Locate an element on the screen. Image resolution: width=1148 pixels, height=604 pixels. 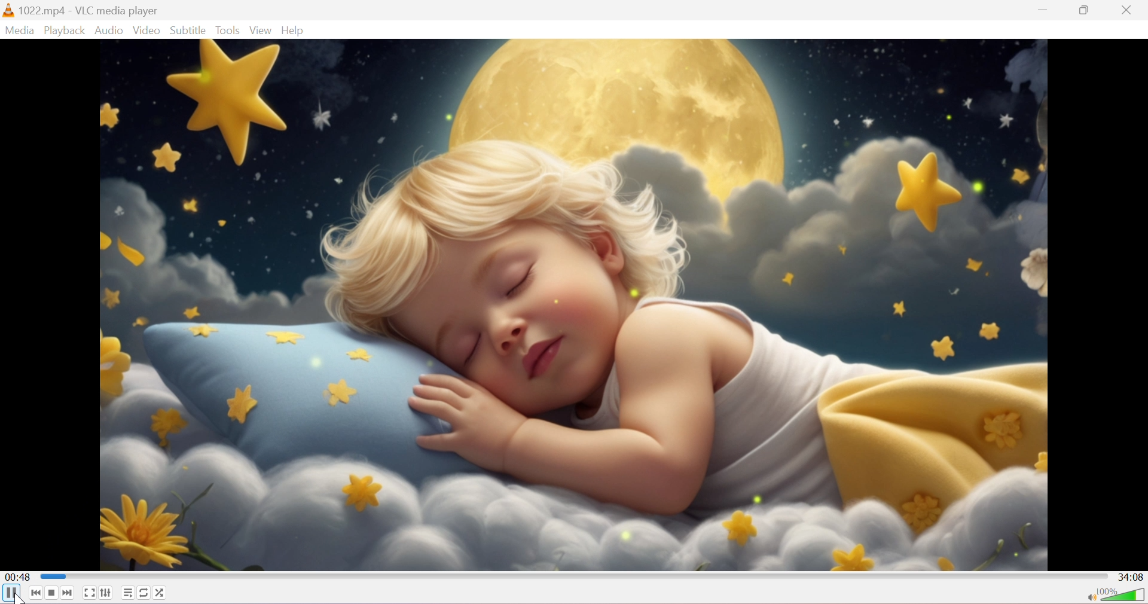
Help is located at coordinates (292, 31).